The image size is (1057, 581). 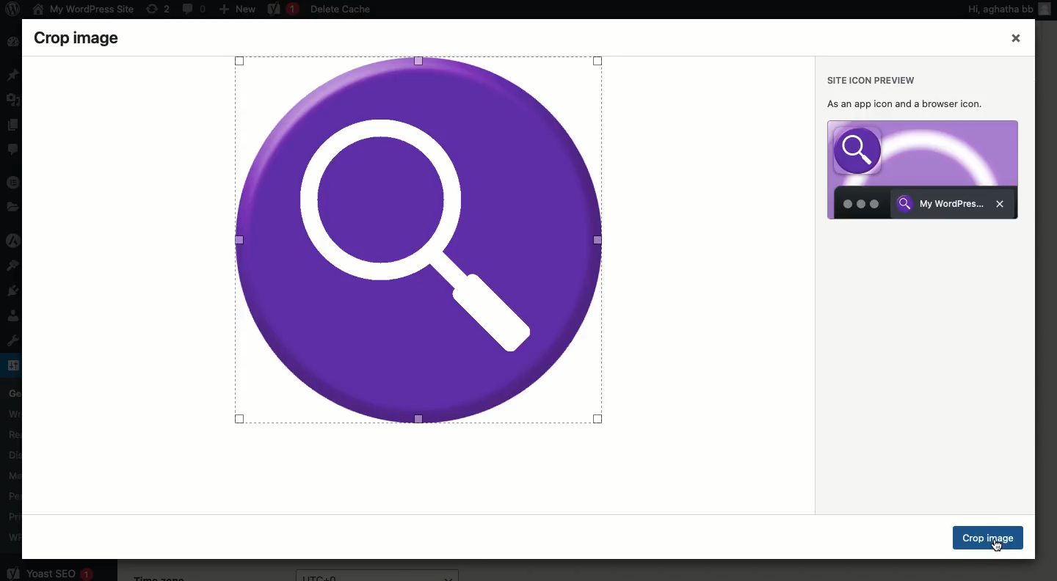 I want to click on Comment (0), so click(x=193, y=8).